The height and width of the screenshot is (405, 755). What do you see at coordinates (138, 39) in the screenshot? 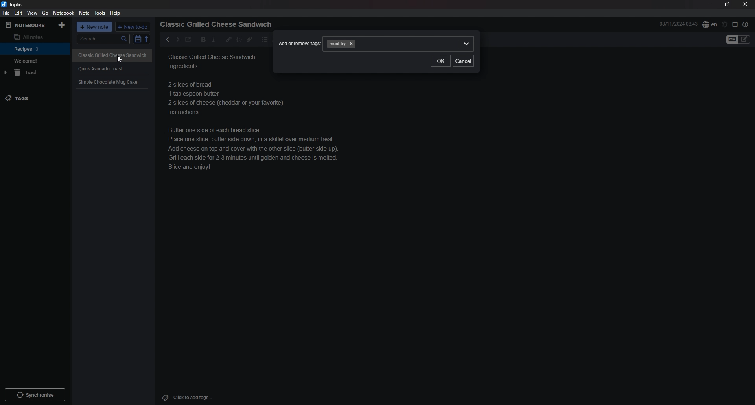
I see `toggle sort order` at bounding box center [138, 39].